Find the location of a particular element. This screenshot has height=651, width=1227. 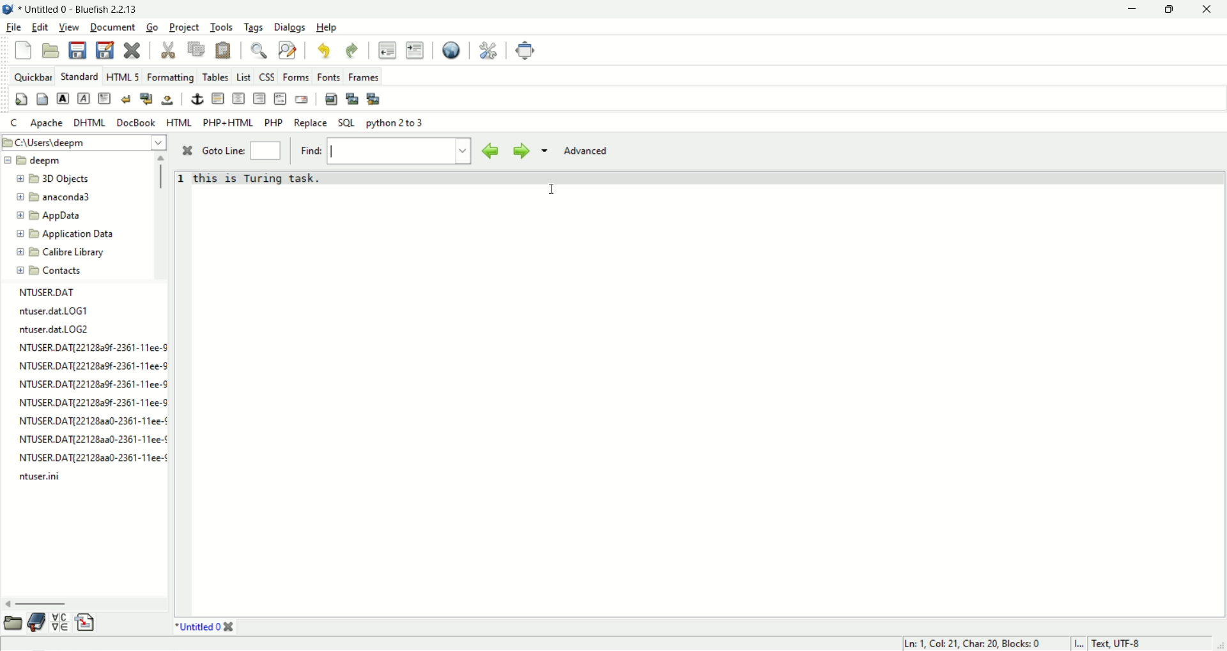

save is located at coordinates (76, 50).